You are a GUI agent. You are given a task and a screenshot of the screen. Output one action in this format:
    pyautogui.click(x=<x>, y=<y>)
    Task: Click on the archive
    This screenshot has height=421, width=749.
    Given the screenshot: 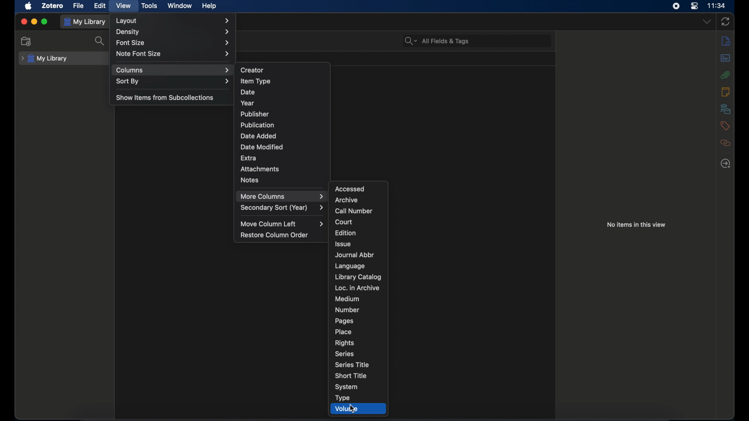 What is the action you would take?
    pyautogui.click(x=347, y=200)
    